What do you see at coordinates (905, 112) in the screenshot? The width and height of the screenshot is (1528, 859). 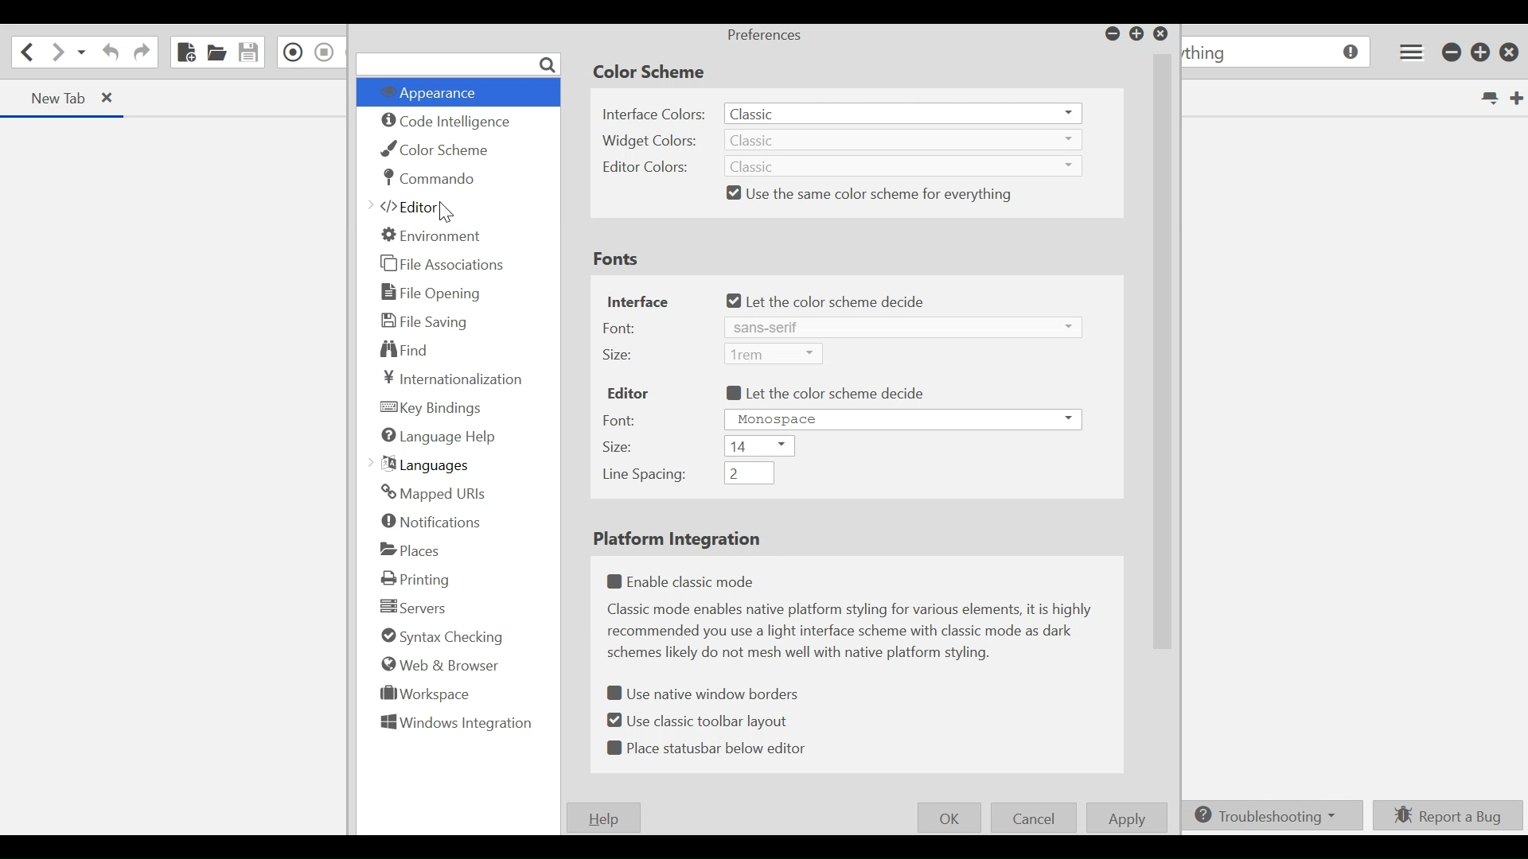 I see `classic` at bounding box center [905, 112].